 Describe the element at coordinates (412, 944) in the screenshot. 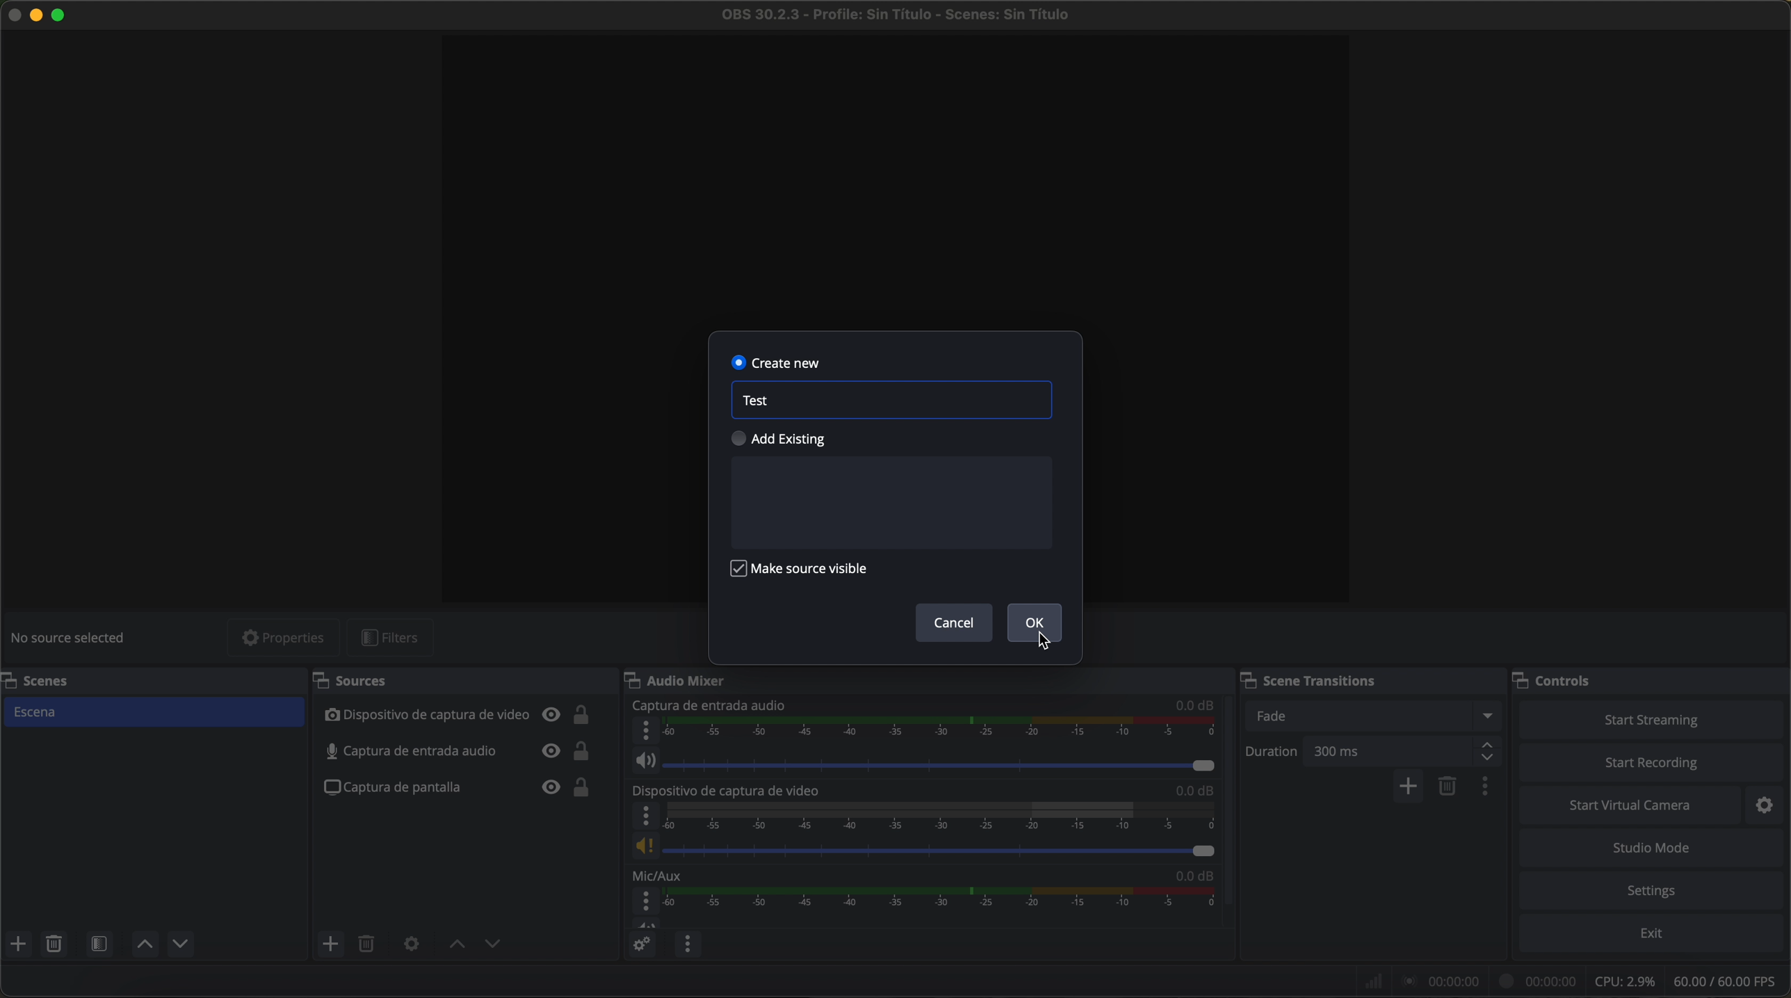

I see `open source properties` at that location.